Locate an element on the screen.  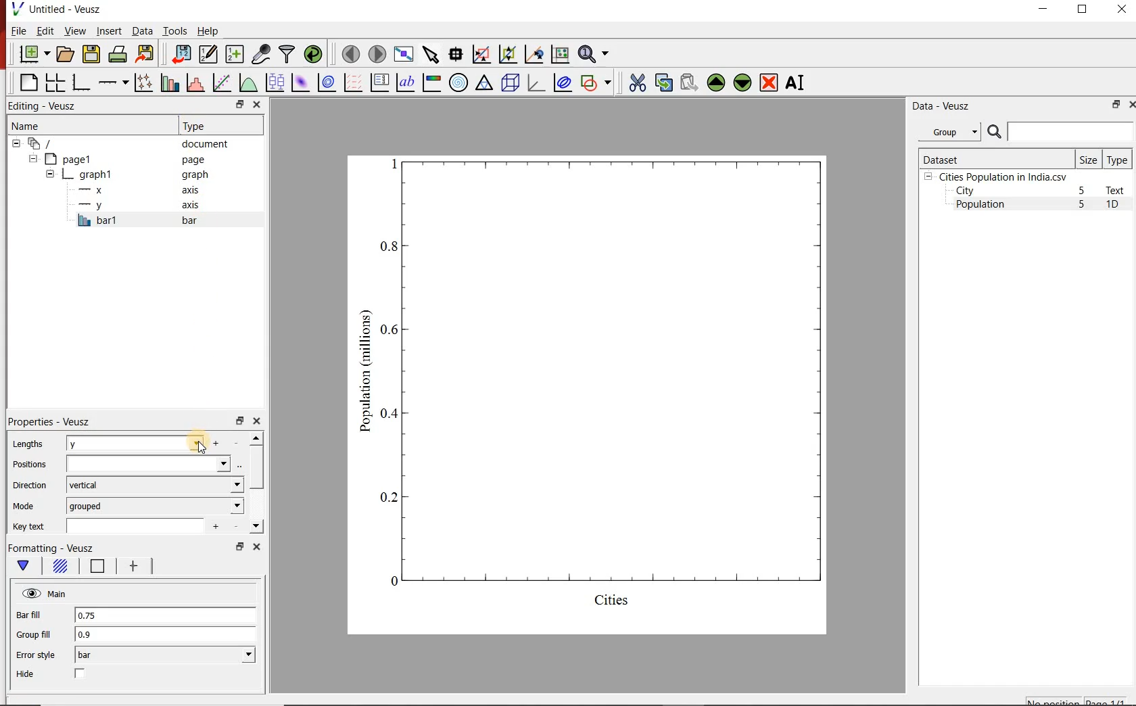
Error style is located at coordinates (35, 655).